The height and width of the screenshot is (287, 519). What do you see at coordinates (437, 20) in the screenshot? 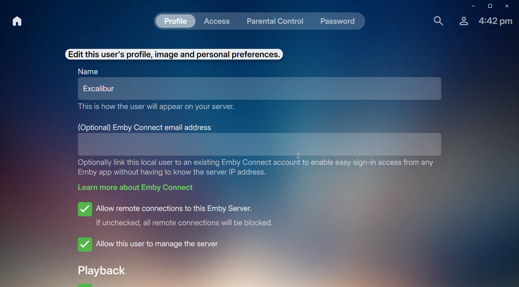
I see `Find` at bounding box center [437, 20].